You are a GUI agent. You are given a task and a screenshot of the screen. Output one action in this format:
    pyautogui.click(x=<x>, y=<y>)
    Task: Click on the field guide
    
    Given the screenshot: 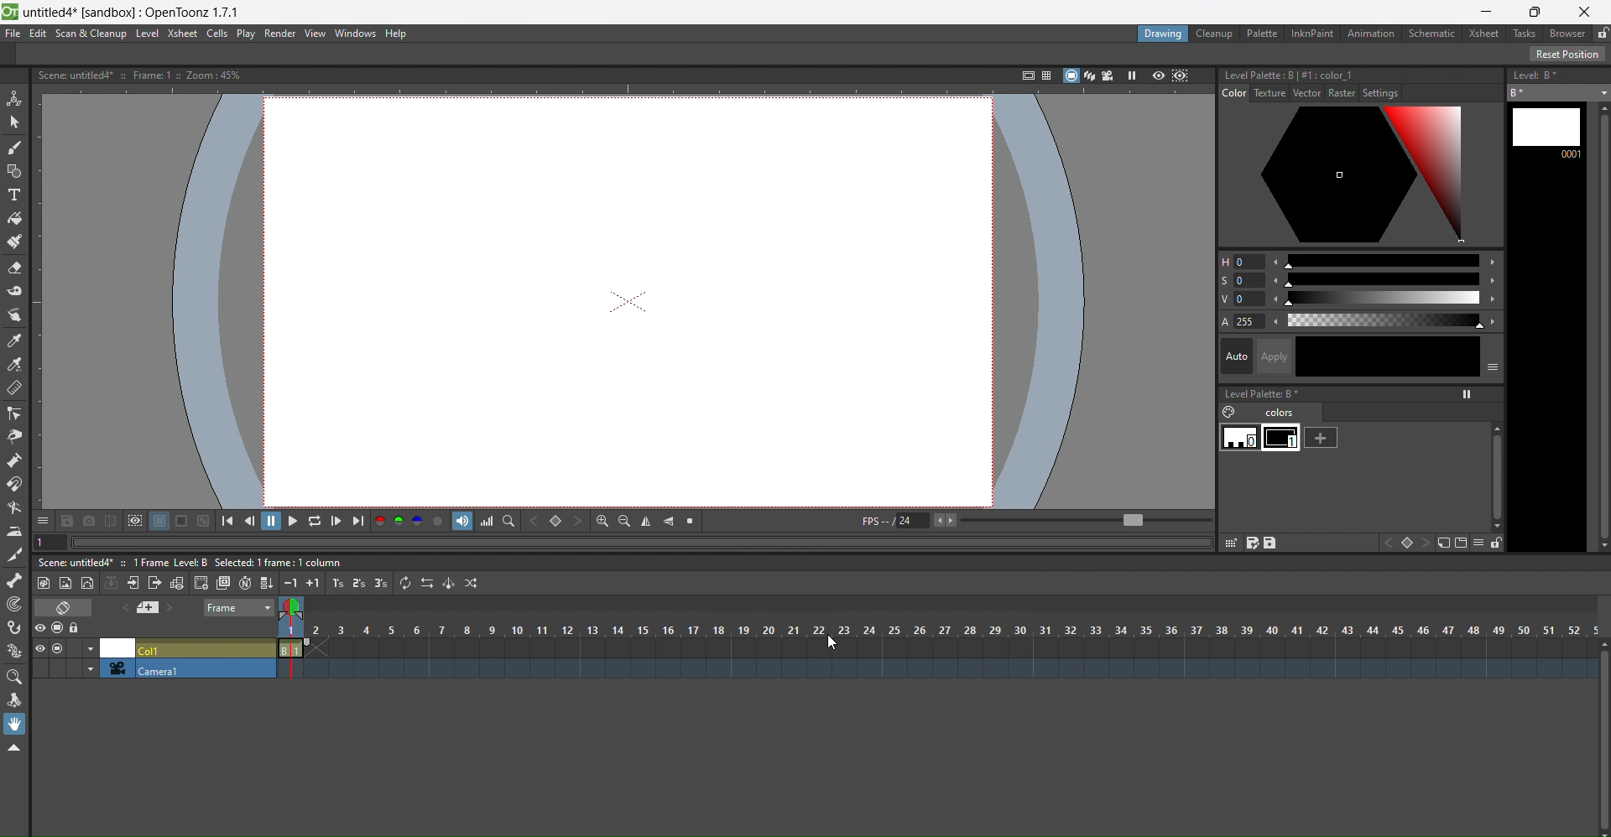 What is the action you would take?
    pyautogui.click(x=1045, y=75)
    